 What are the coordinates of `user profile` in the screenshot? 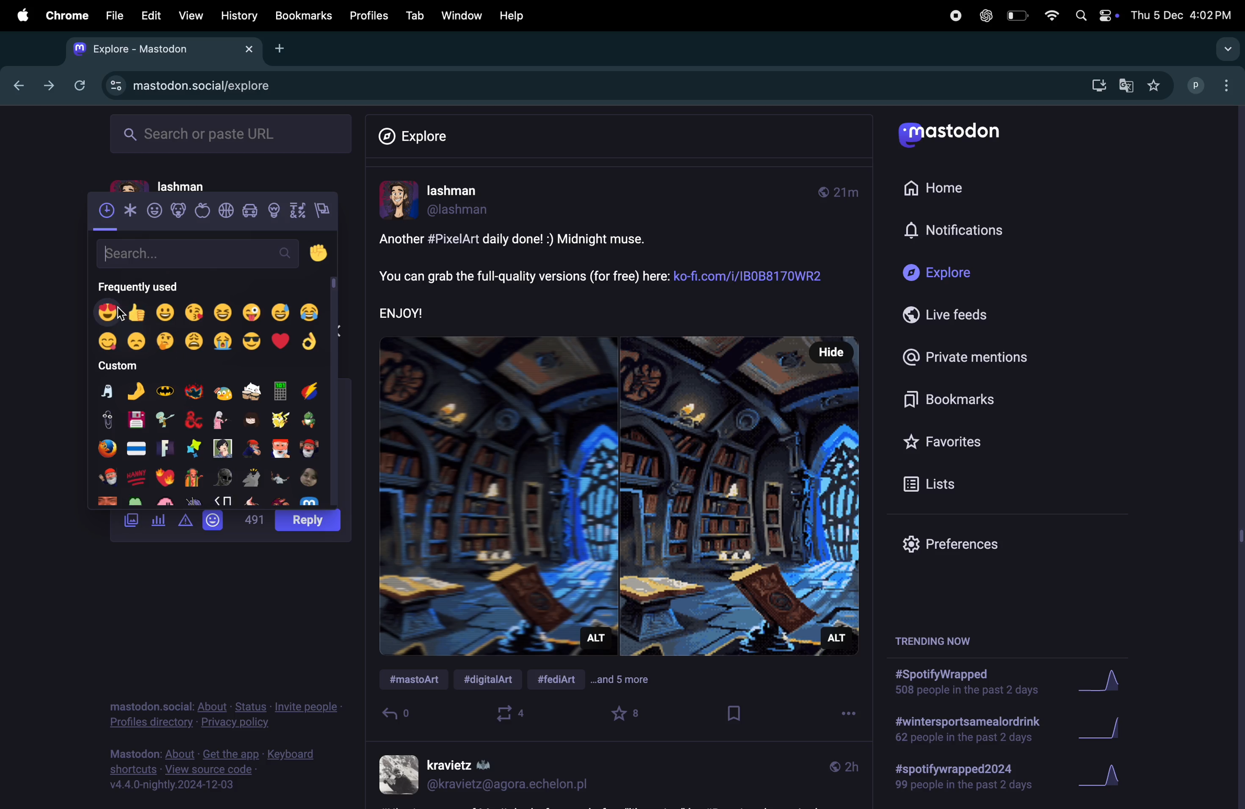 It's located at (486, 775).